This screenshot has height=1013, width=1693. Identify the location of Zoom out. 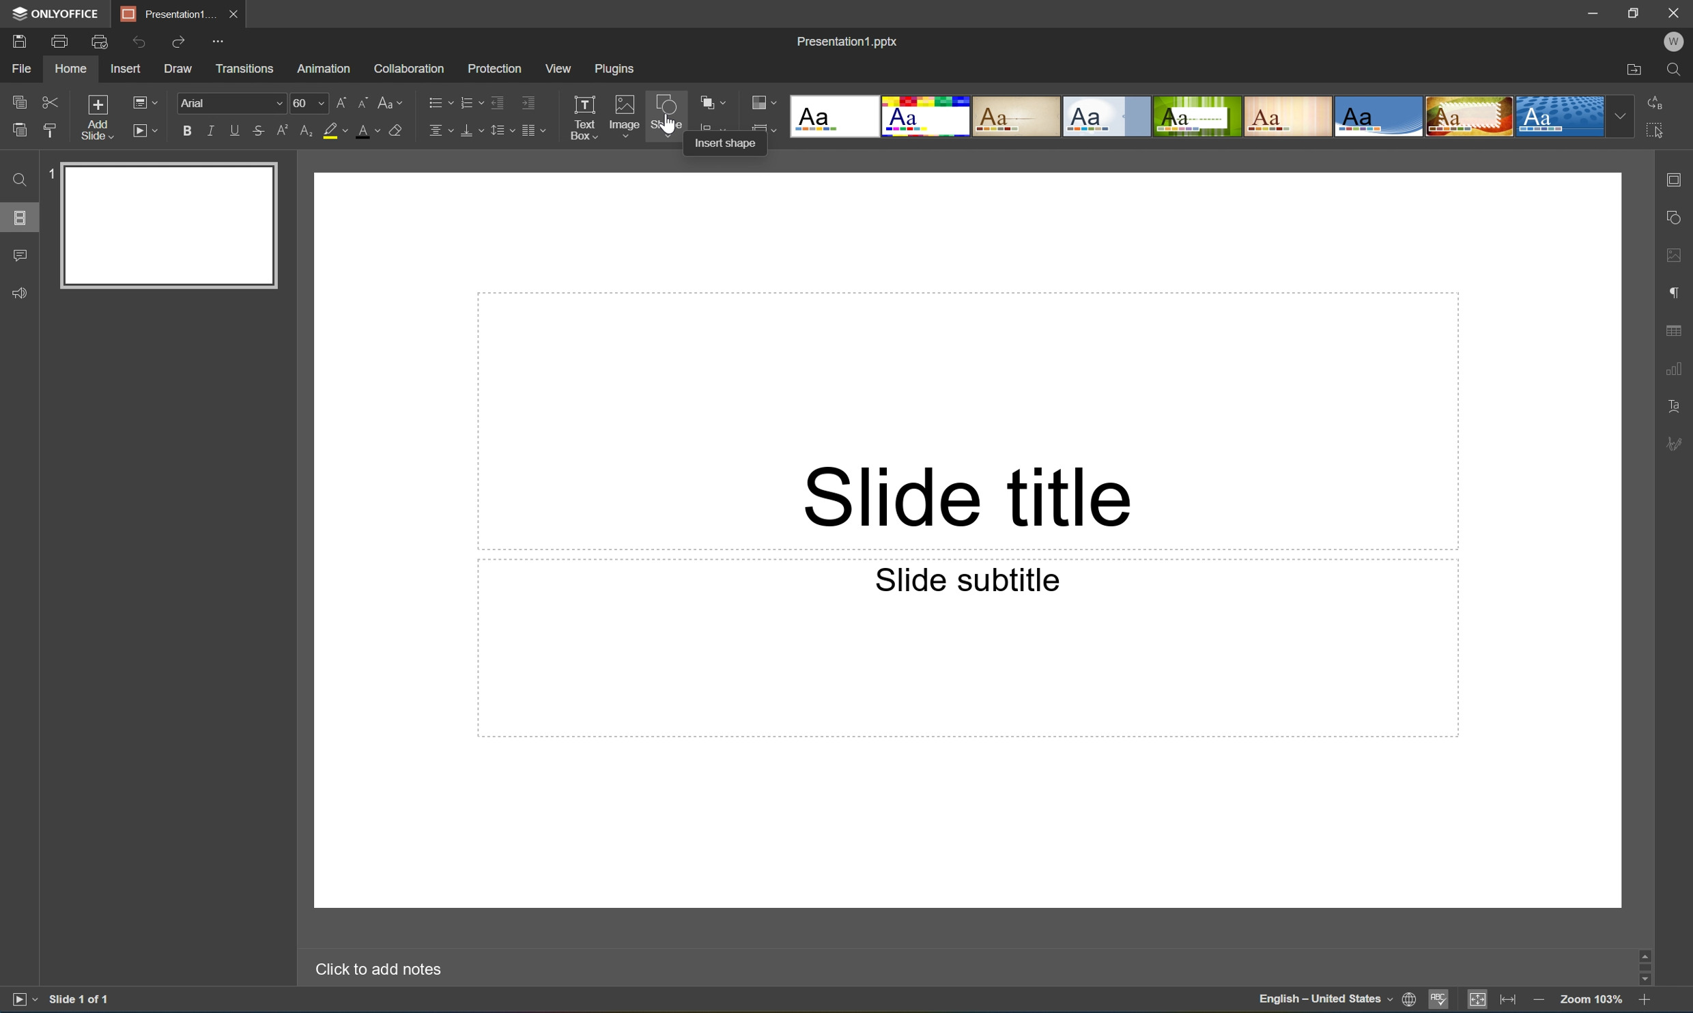
(1537, 1000).